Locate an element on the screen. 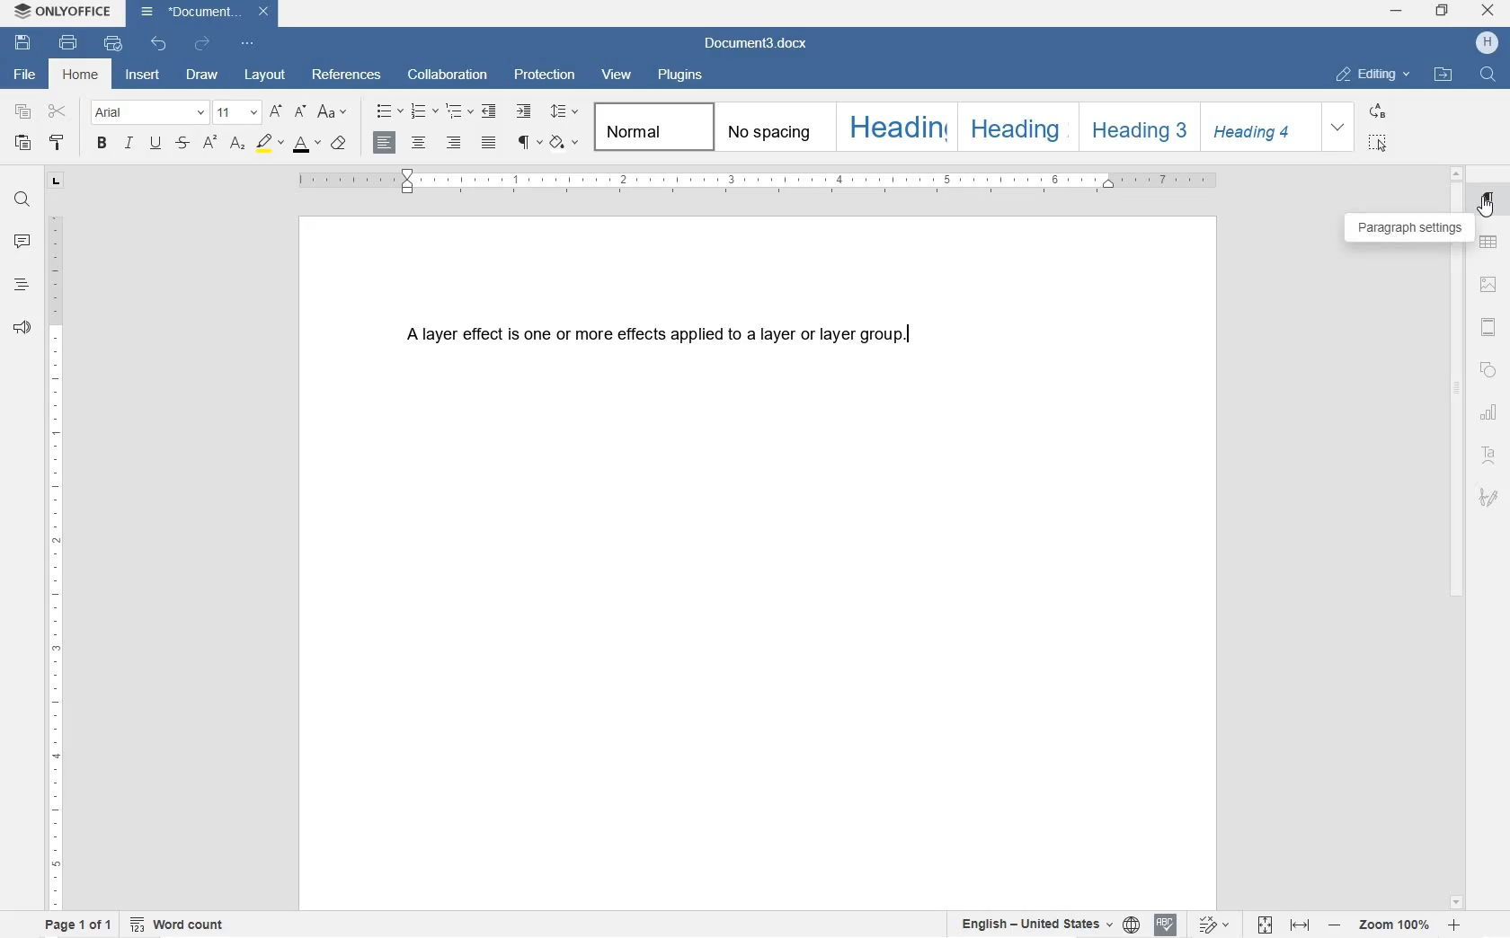 This screenshot has height=938, width=1510. SHADING is located at coordinates (565, 141).